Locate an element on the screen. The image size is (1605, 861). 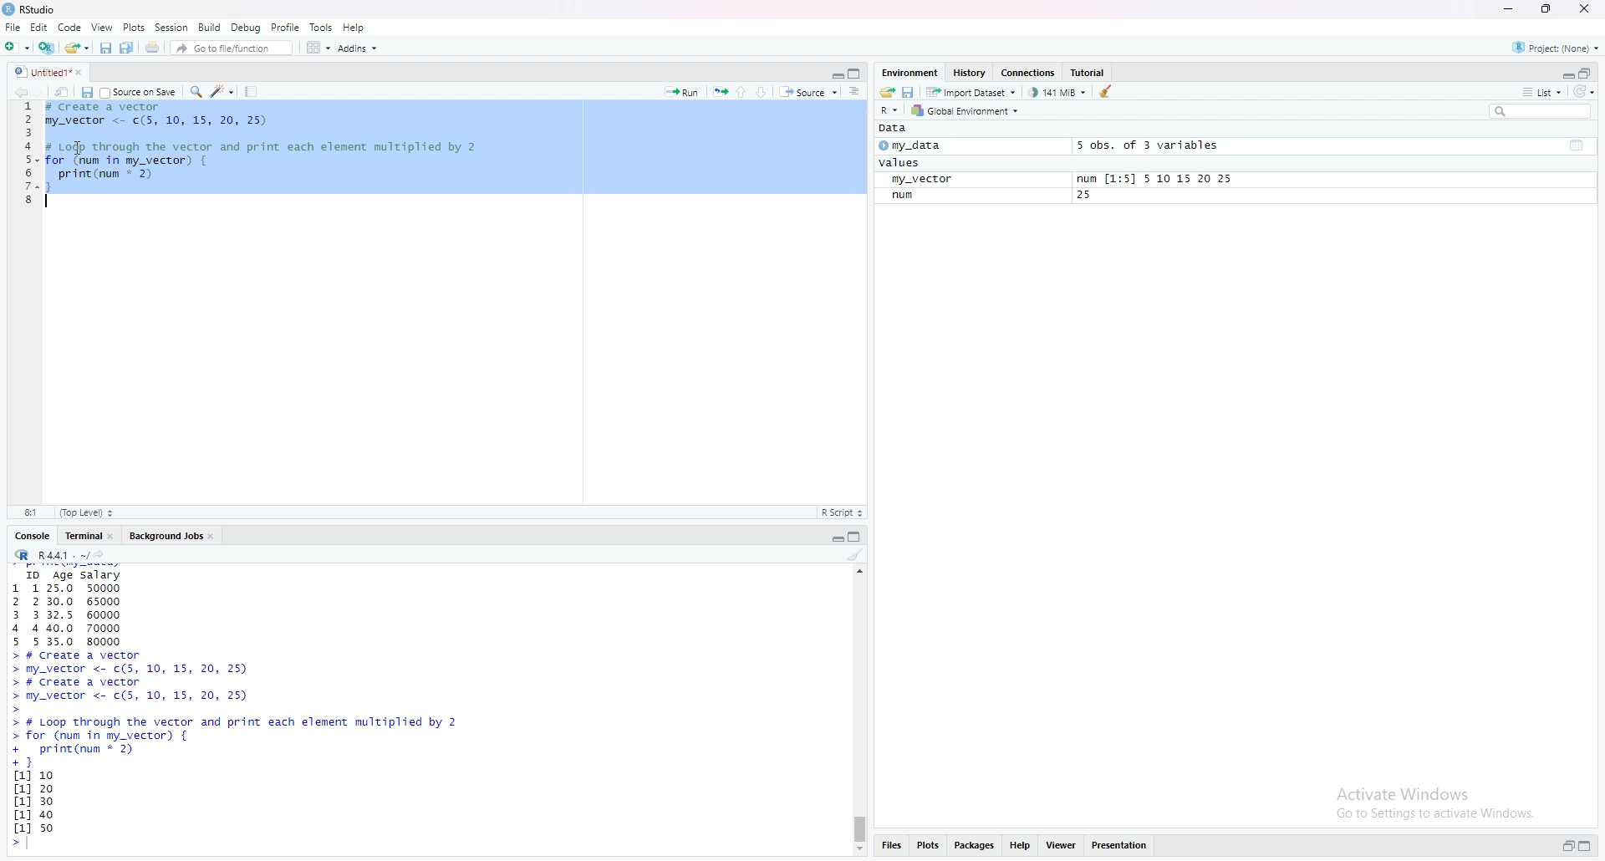
open an existing file is located at coordinates (78, 48).